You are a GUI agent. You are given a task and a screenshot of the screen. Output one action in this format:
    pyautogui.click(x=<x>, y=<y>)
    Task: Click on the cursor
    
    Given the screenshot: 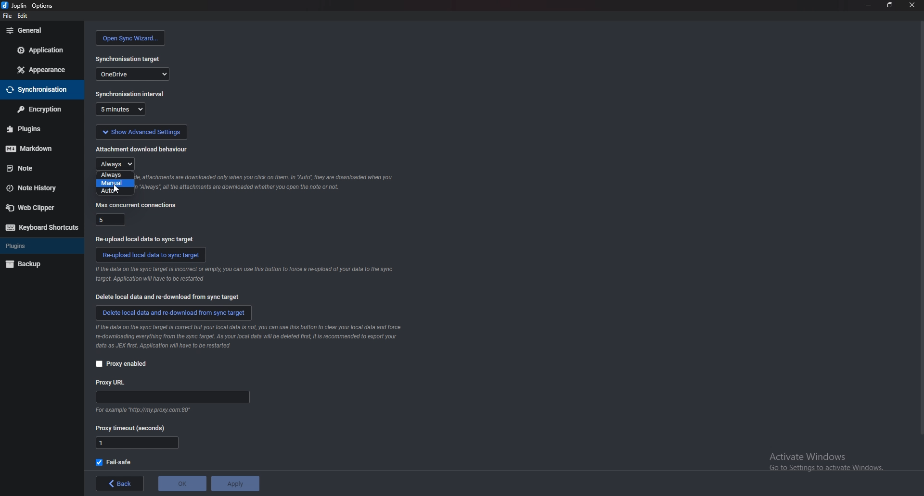 What is the action you would take?
    pyautogui.click(x=117, y=189)
    